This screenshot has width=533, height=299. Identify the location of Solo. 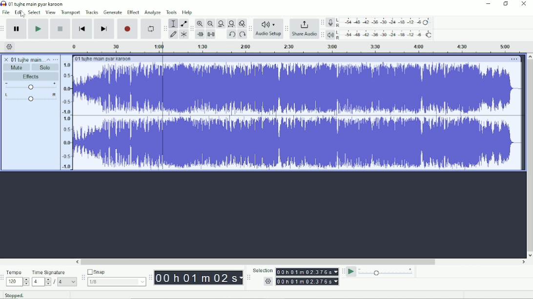
(46, 67).